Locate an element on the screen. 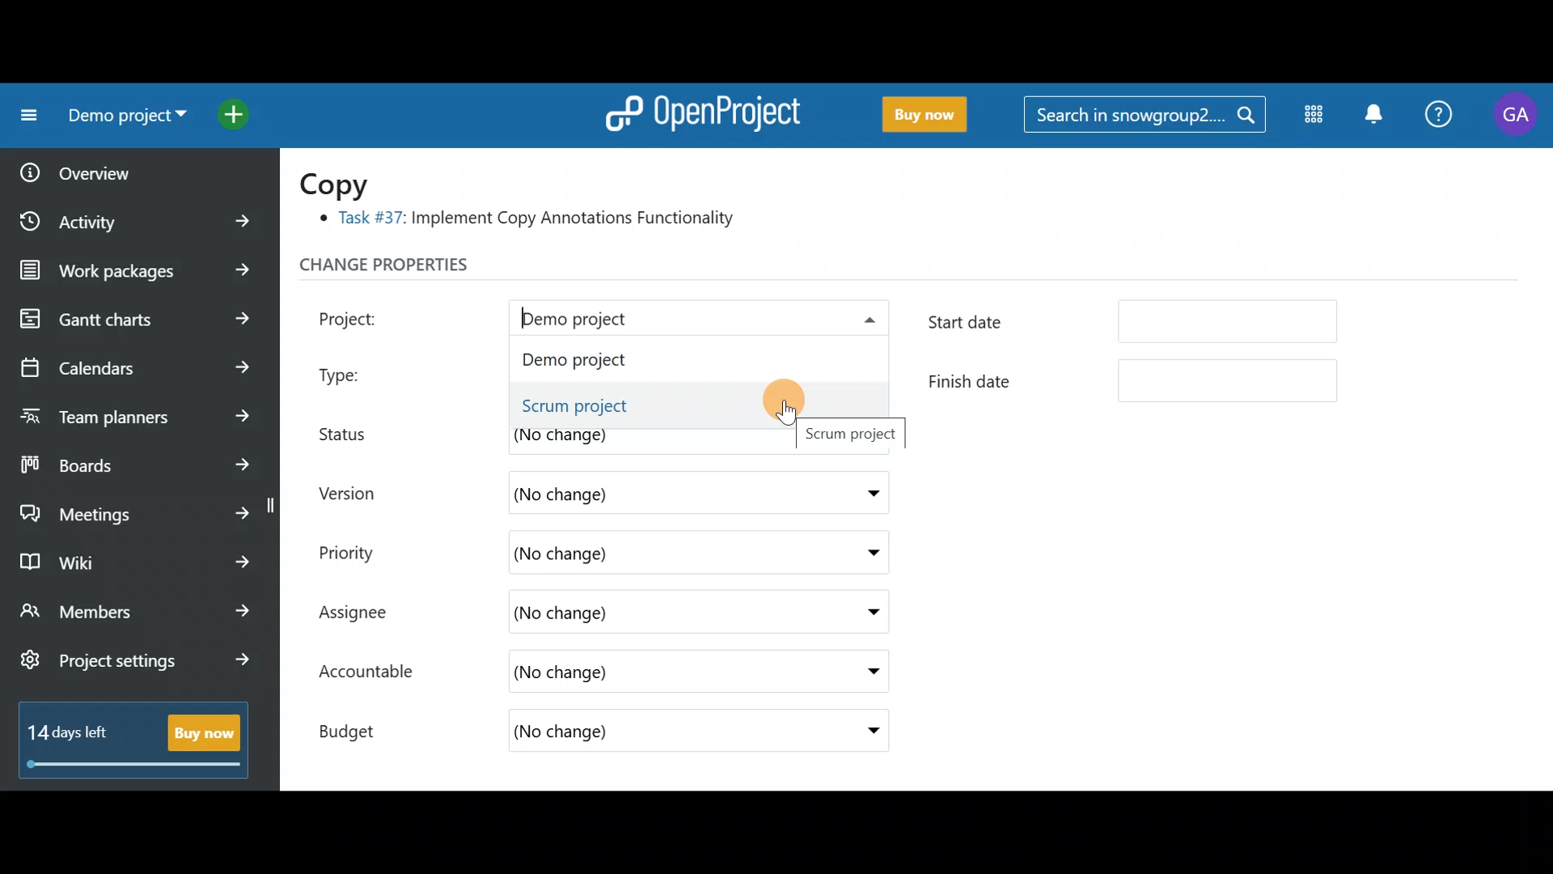 The height and width of the screenshot is (874, 1553). Demo project is located at coordinates (121, 119).